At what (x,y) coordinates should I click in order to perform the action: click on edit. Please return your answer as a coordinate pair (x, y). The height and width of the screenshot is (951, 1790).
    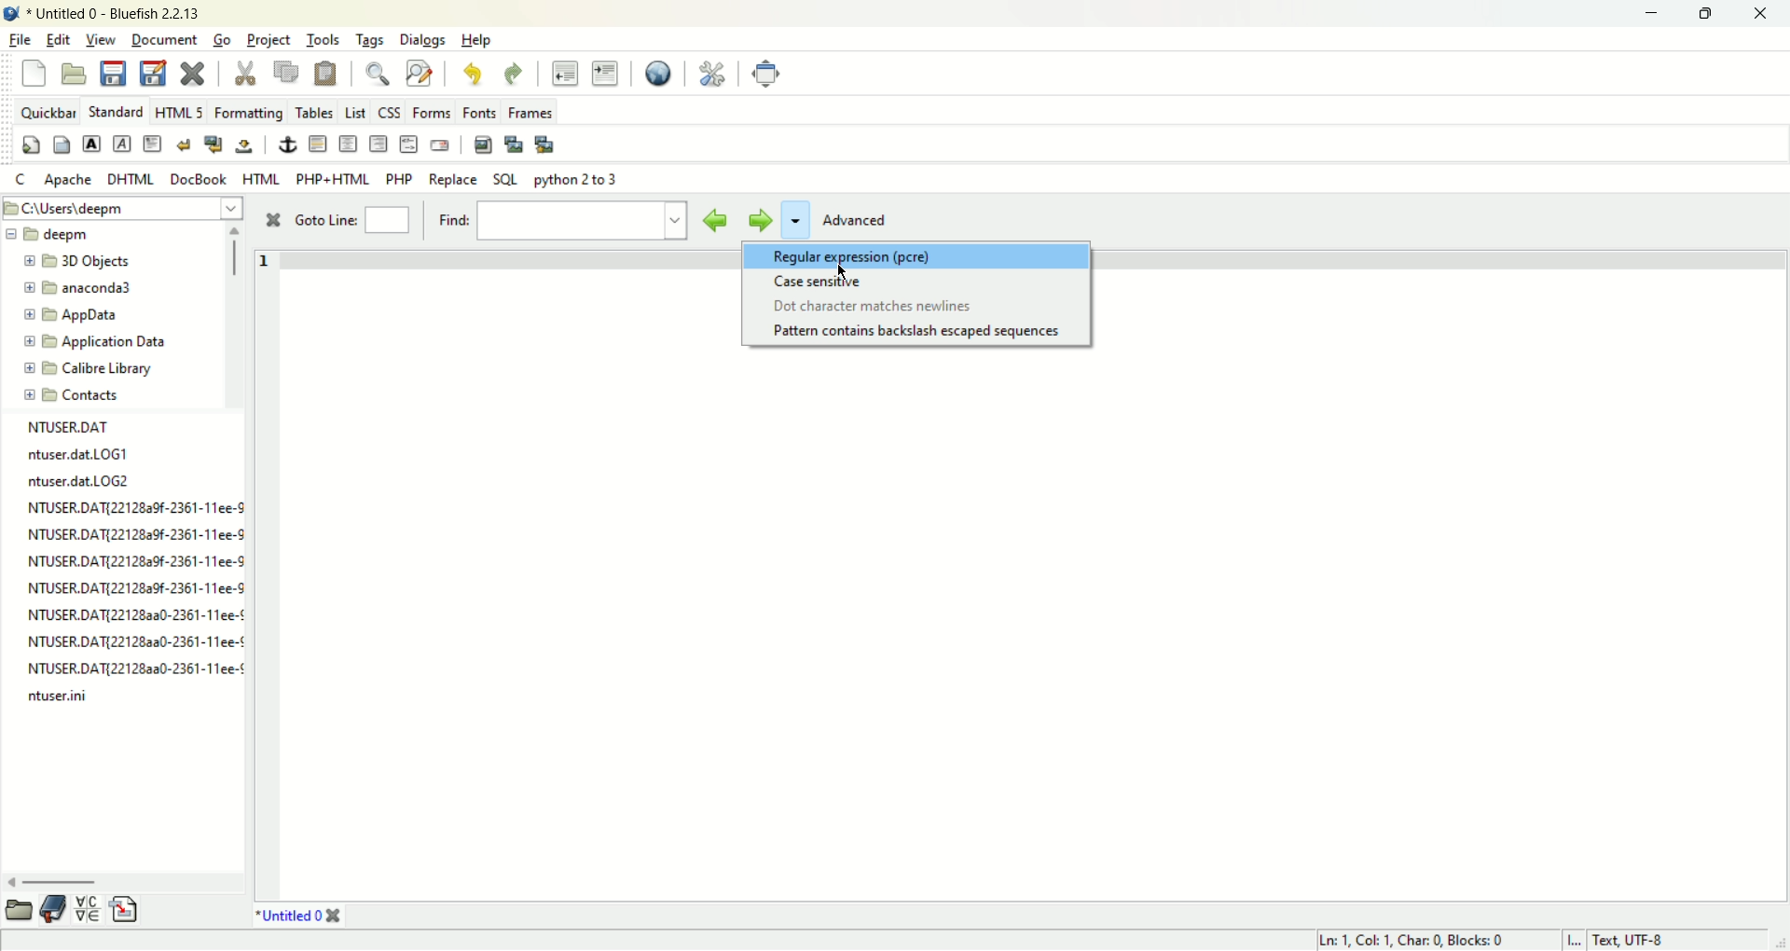
    Looking at the image, I should click on (58, 39).